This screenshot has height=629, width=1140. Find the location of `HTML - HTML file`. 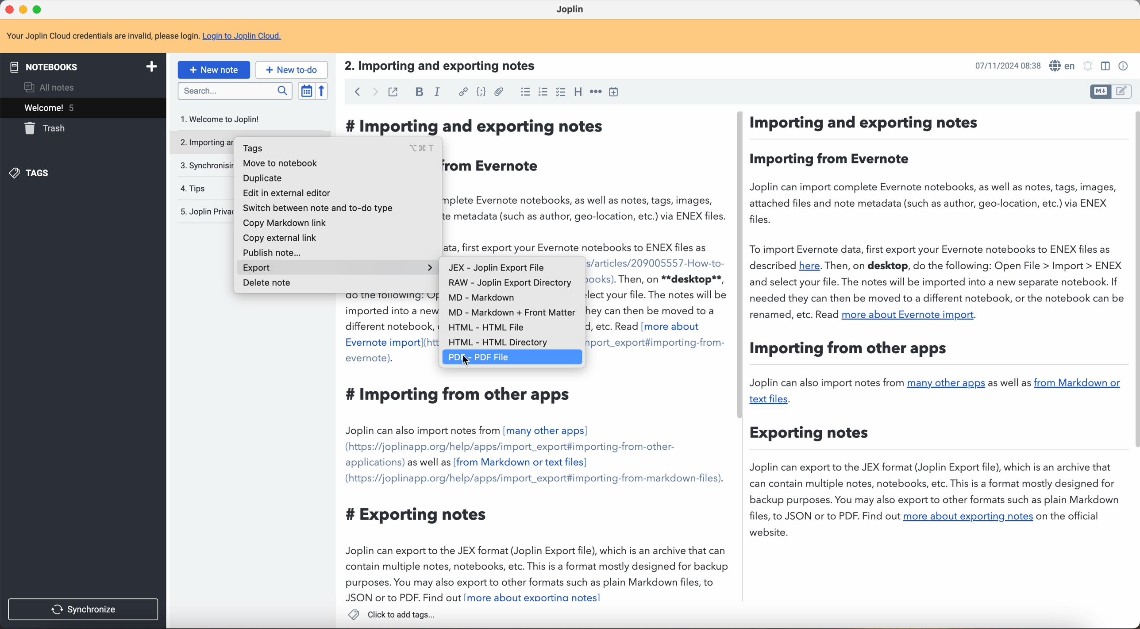

HTML - HTML file is located at coordinates (484, 328).